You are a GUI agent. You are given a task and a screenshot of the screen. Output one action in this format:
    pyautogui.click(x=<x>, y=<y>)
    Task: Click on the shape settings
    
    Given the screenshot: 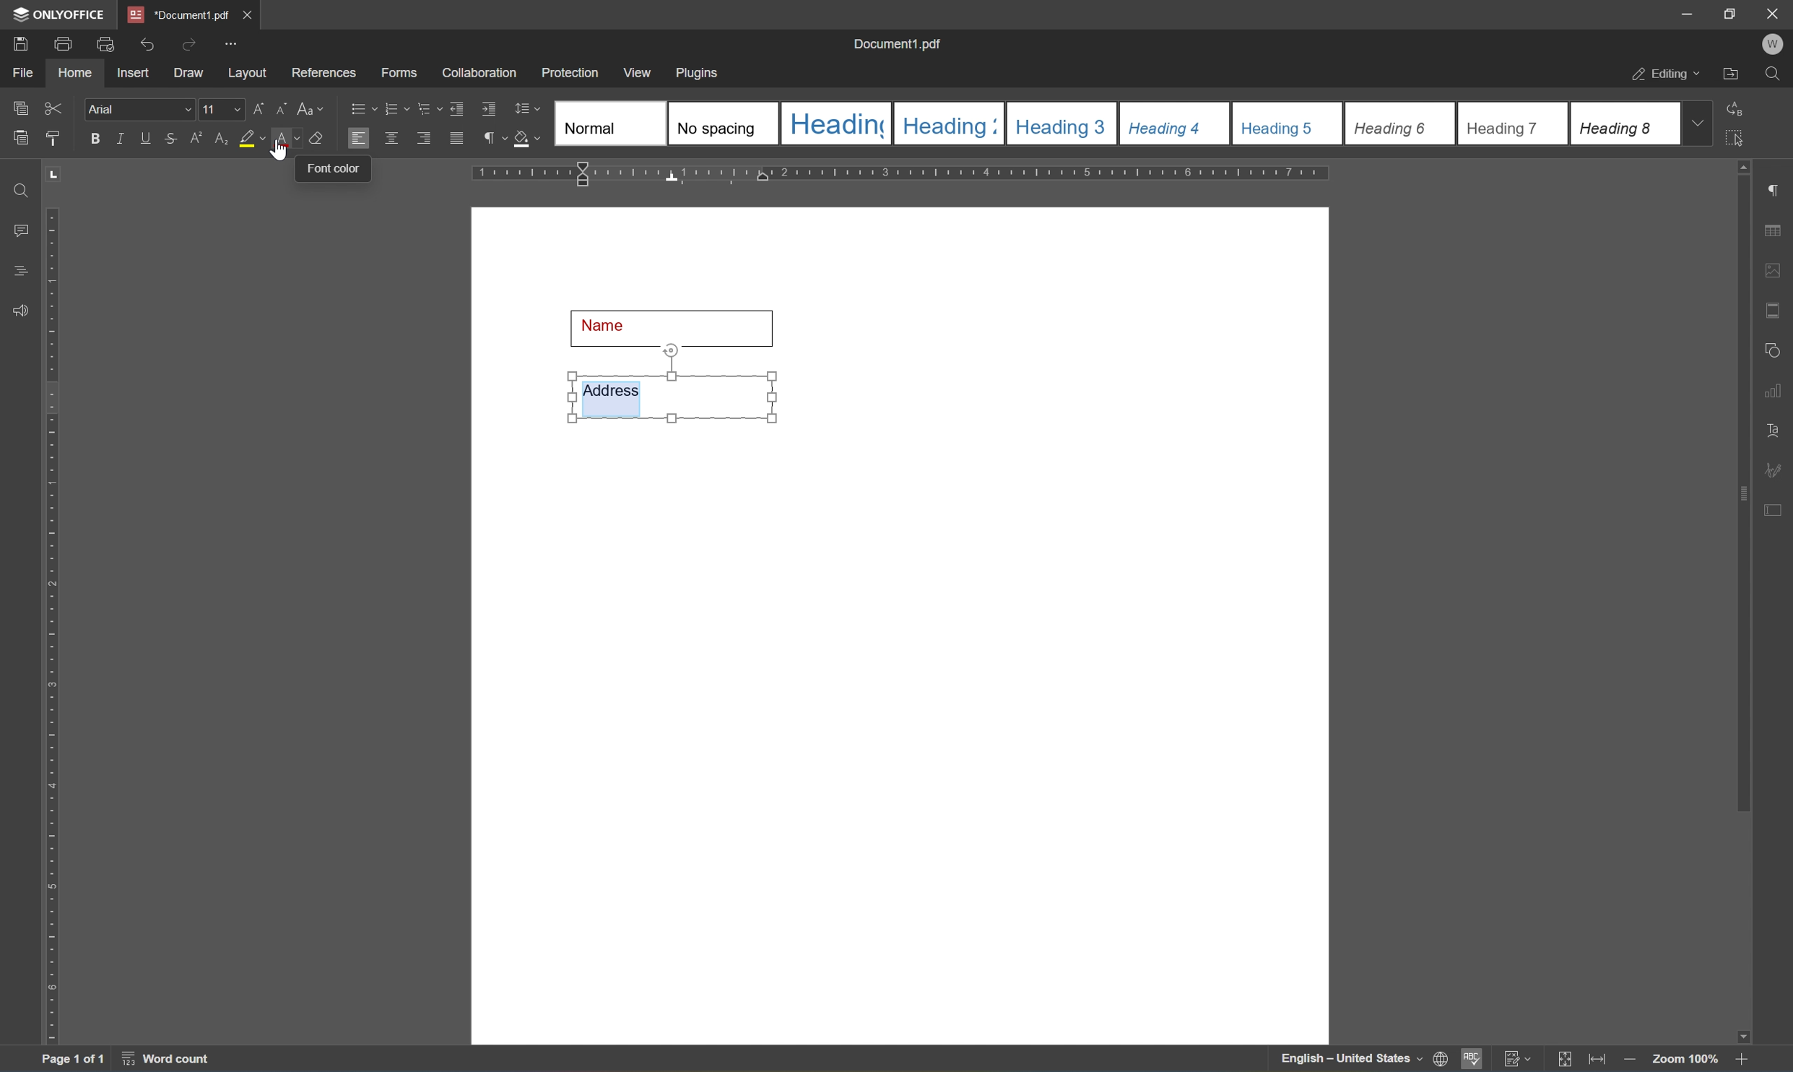 What is the action you would take?
    pyautogui.click(x=1776, y=347)
    